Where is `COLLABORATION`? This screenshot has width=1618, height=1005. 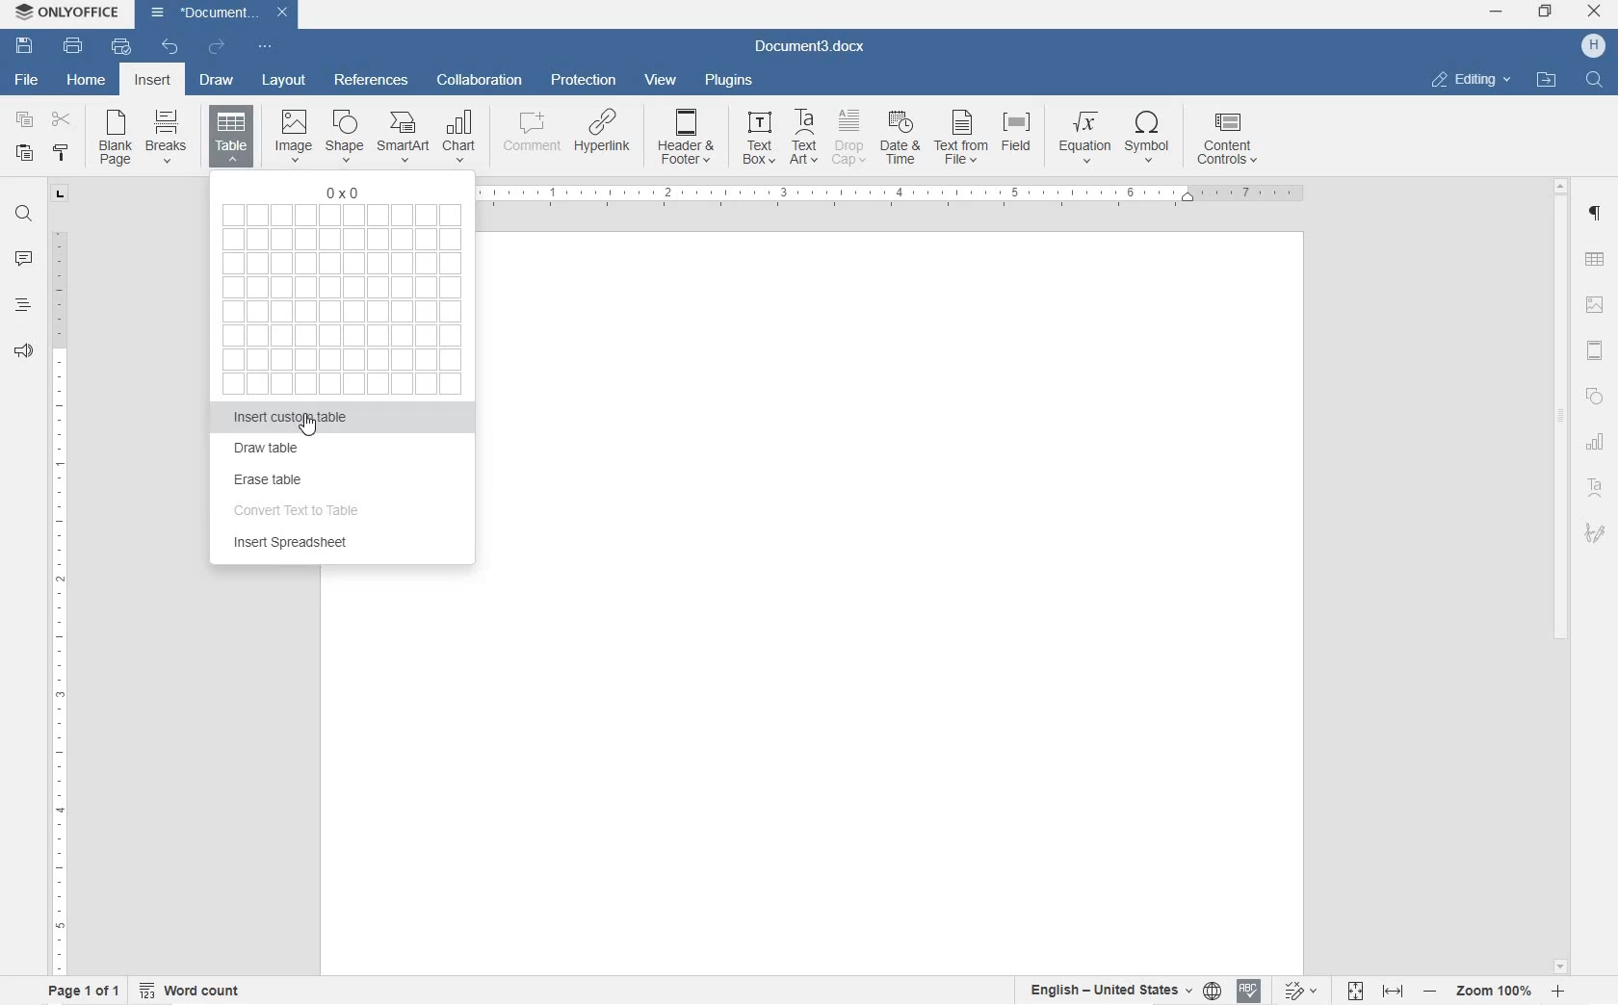 COLLABORATION is located at coordinates (483, 81).